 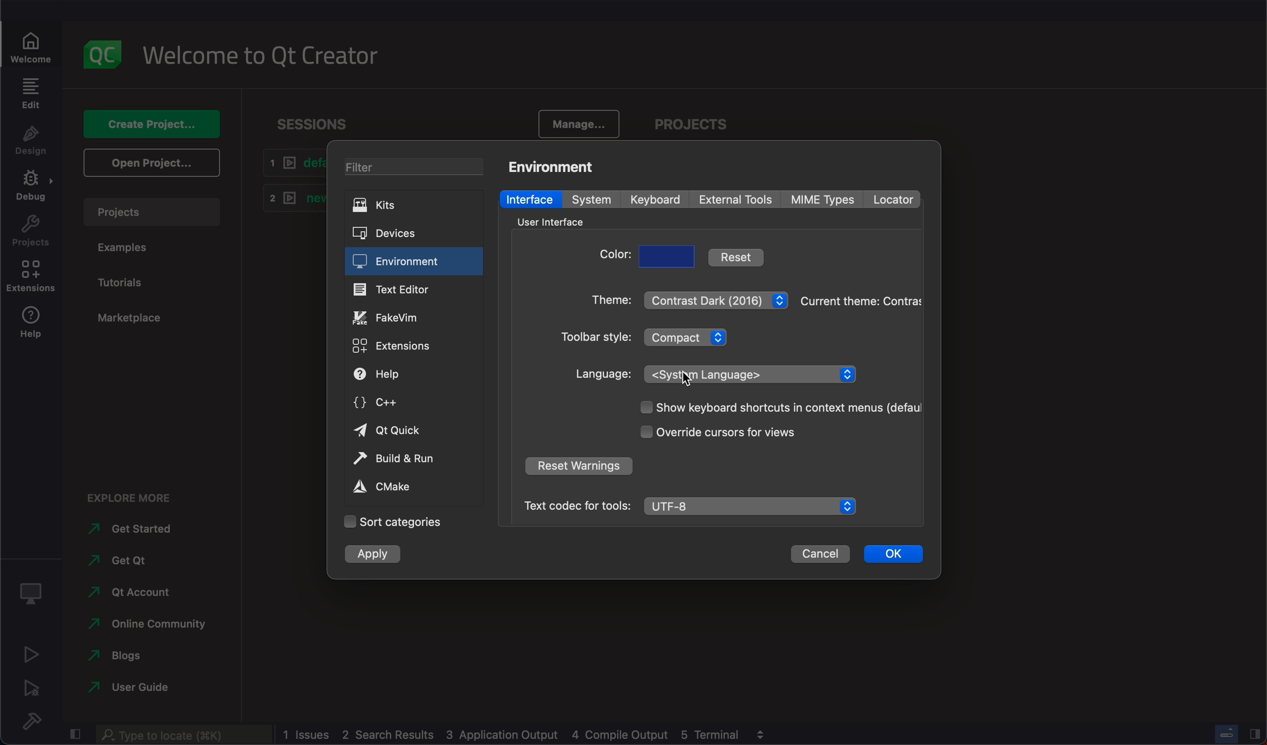 I want to click on extensions, so click(x=414, y=345).